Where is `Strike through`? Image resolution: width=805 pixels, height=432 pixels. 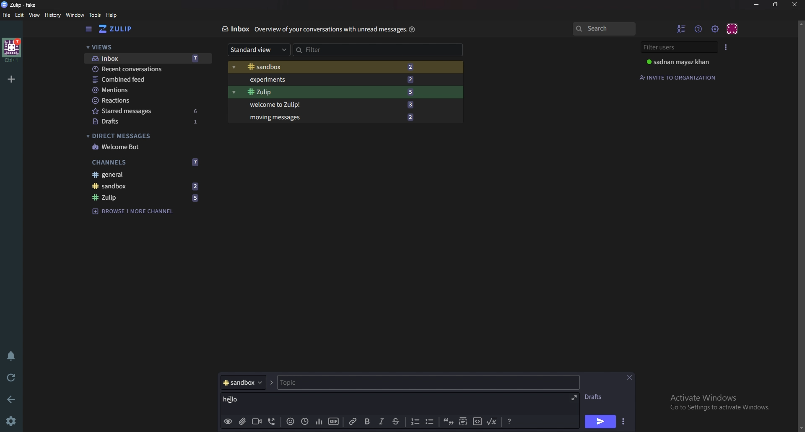
Strike through is located at coordinates (395, 421).